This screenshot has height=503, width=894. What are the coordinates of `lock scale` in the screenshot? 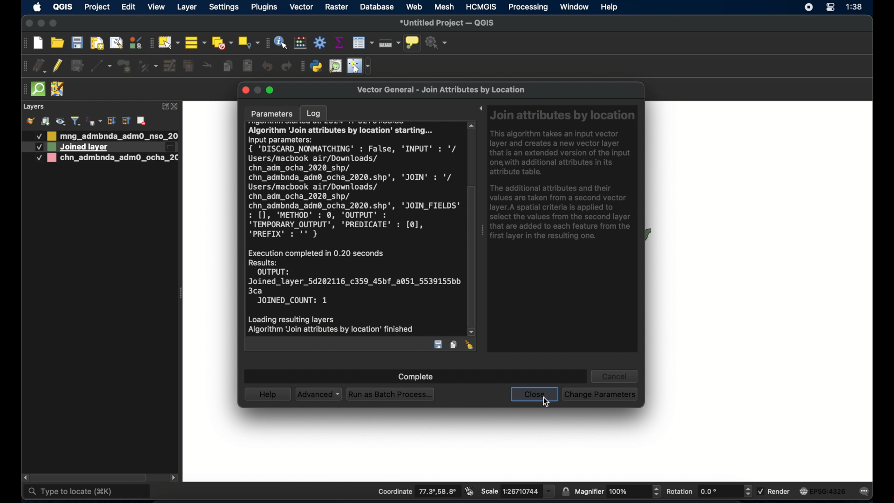 It's located at (567, 490).